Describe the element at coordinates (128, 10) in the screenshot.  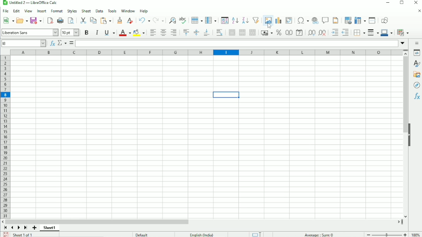
I see `Window` at that location.